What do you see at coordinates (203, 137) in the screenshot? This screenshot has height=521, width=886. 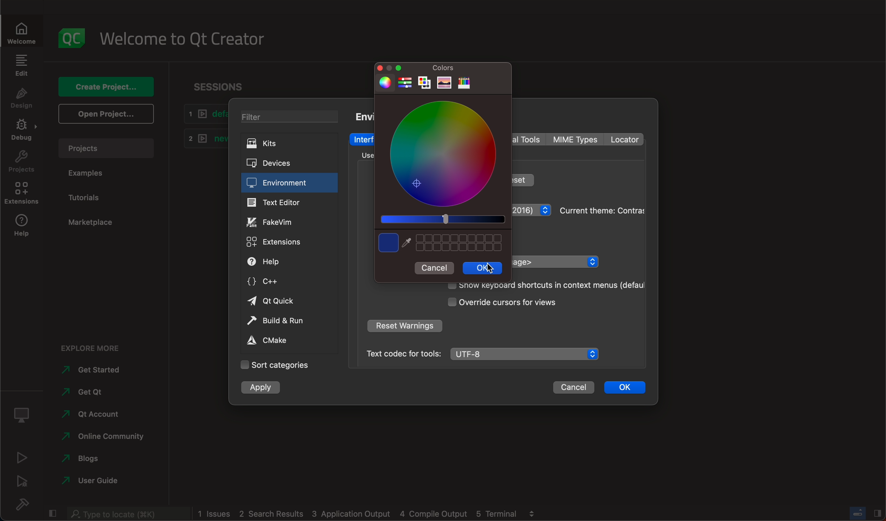 I see `2` at bounding box center [203, 137].